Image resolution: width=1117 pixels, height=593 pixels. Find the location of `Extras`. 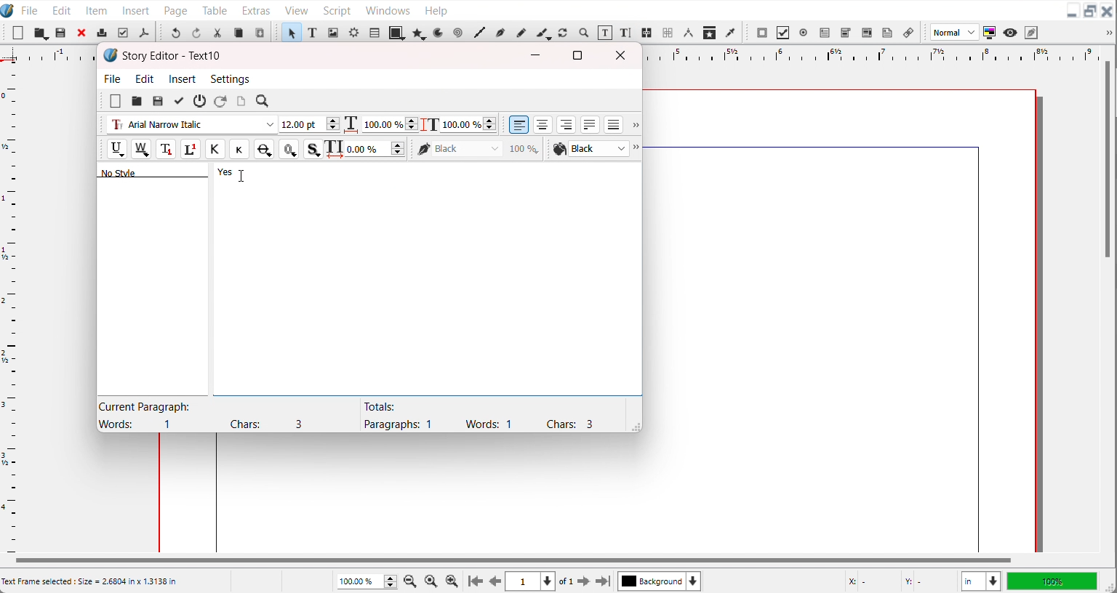

Extras is located at coordinates (256, 9).